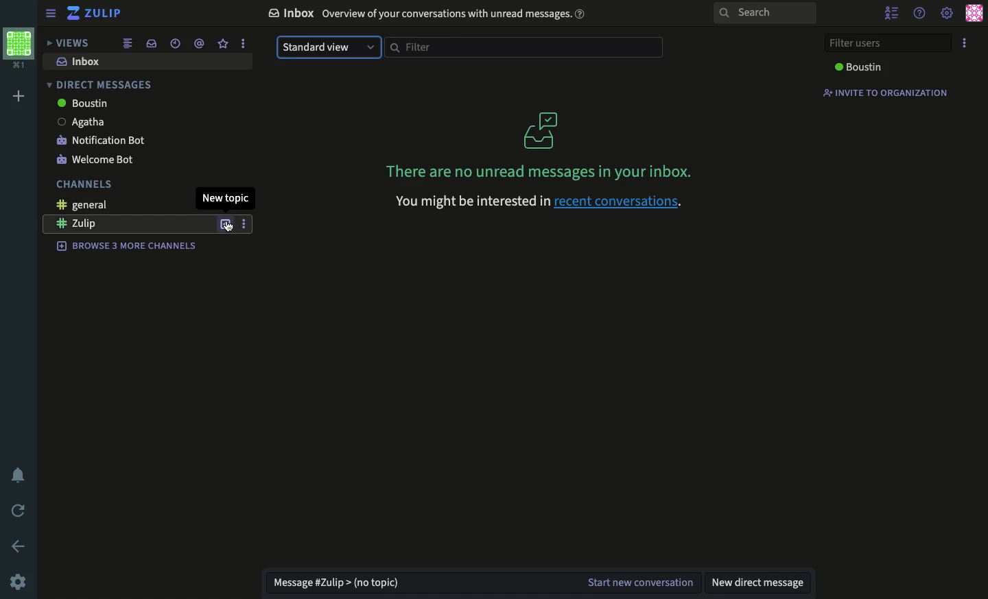 The width and height of the screenshot is (988, 599). Describe the element at coordinates (176, 43) in the screenshot. I see `date time` at that location.